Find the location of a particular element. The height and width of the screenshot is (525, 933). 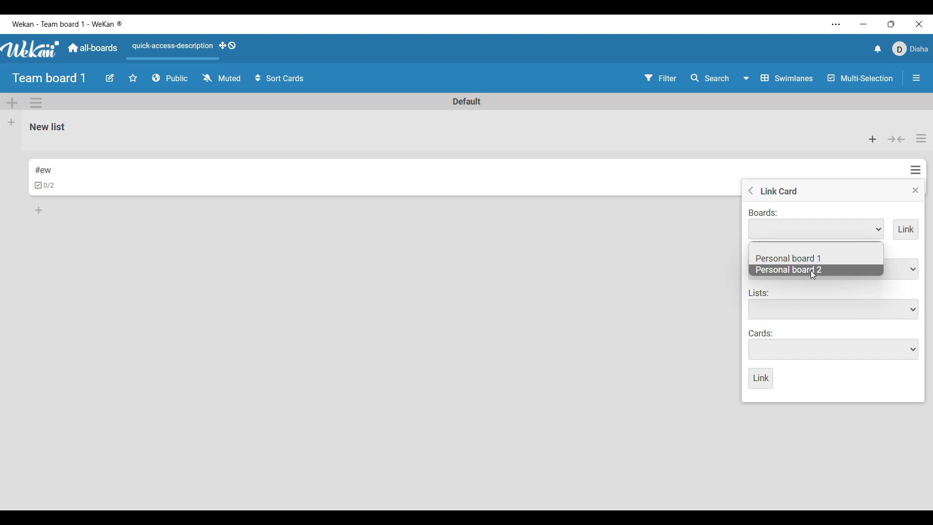

Show desktop drag handles is located at coordinates (227, 46).